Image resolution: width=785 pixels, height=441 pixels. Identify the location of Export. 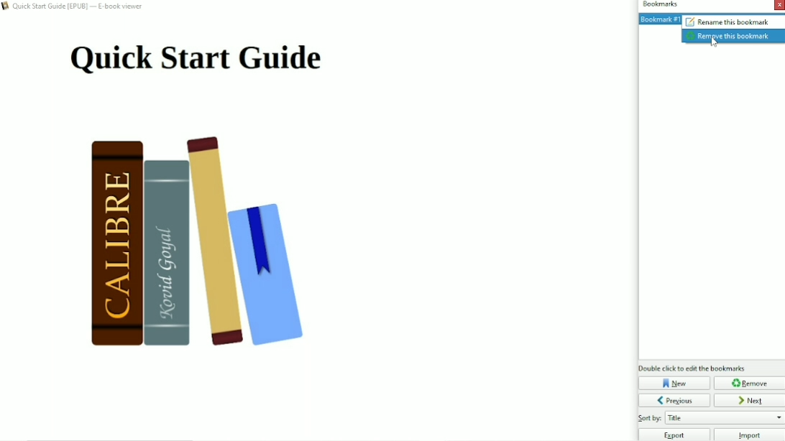
(674, 435).